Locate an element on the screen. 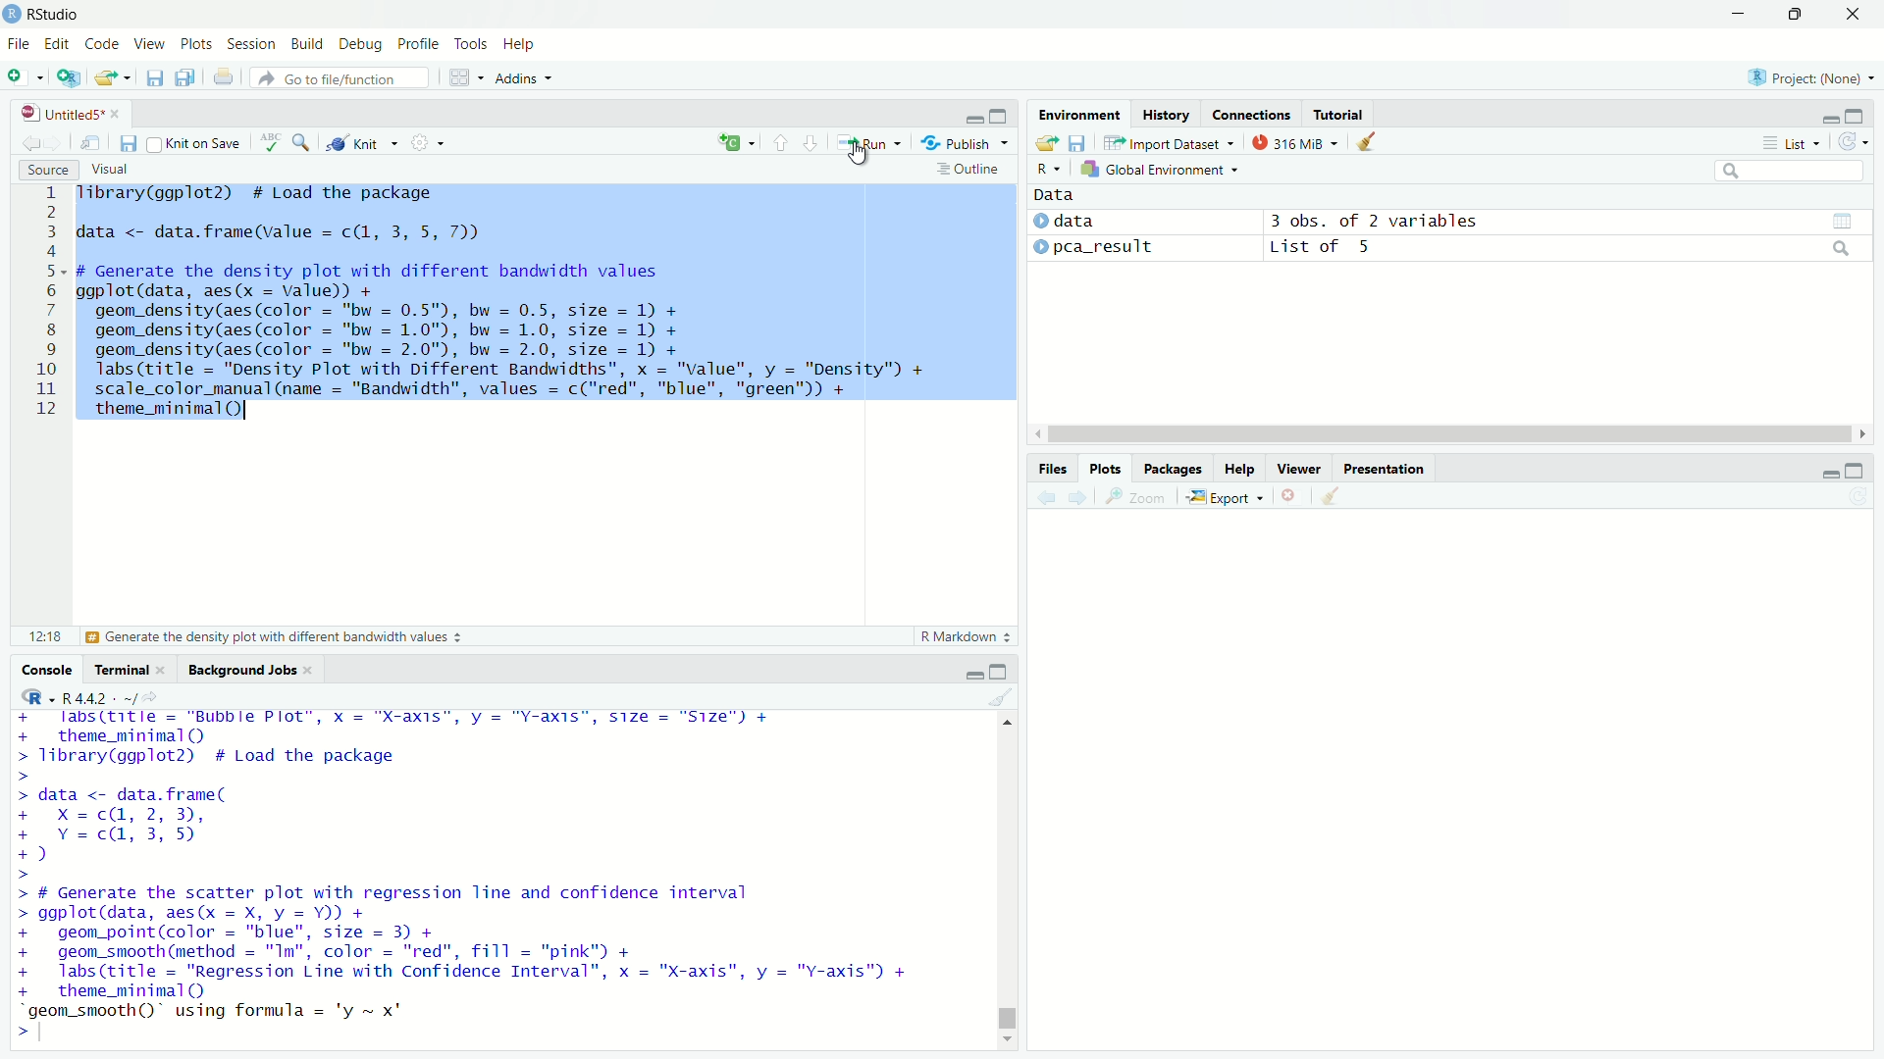 The width and height of the screenshot is (1884, 1059). Help is located at coordinates (520, 44).